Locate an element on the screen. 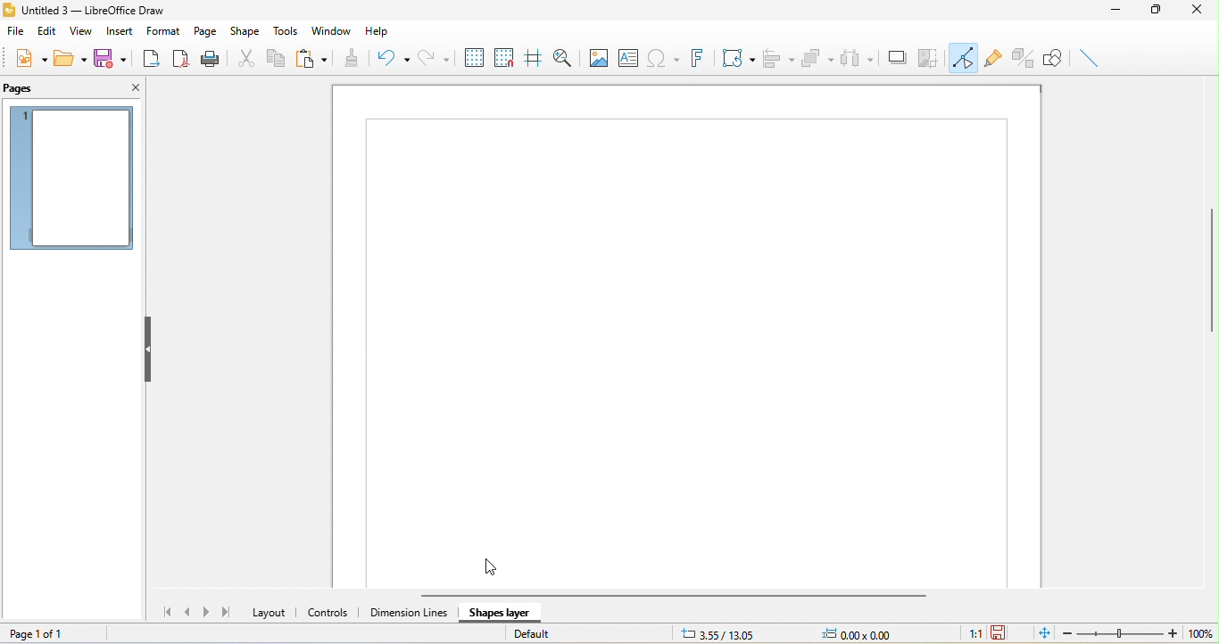 The height and width of the screenshot is (644, 1219). zoom and pan is located at coordinates (564, 58).